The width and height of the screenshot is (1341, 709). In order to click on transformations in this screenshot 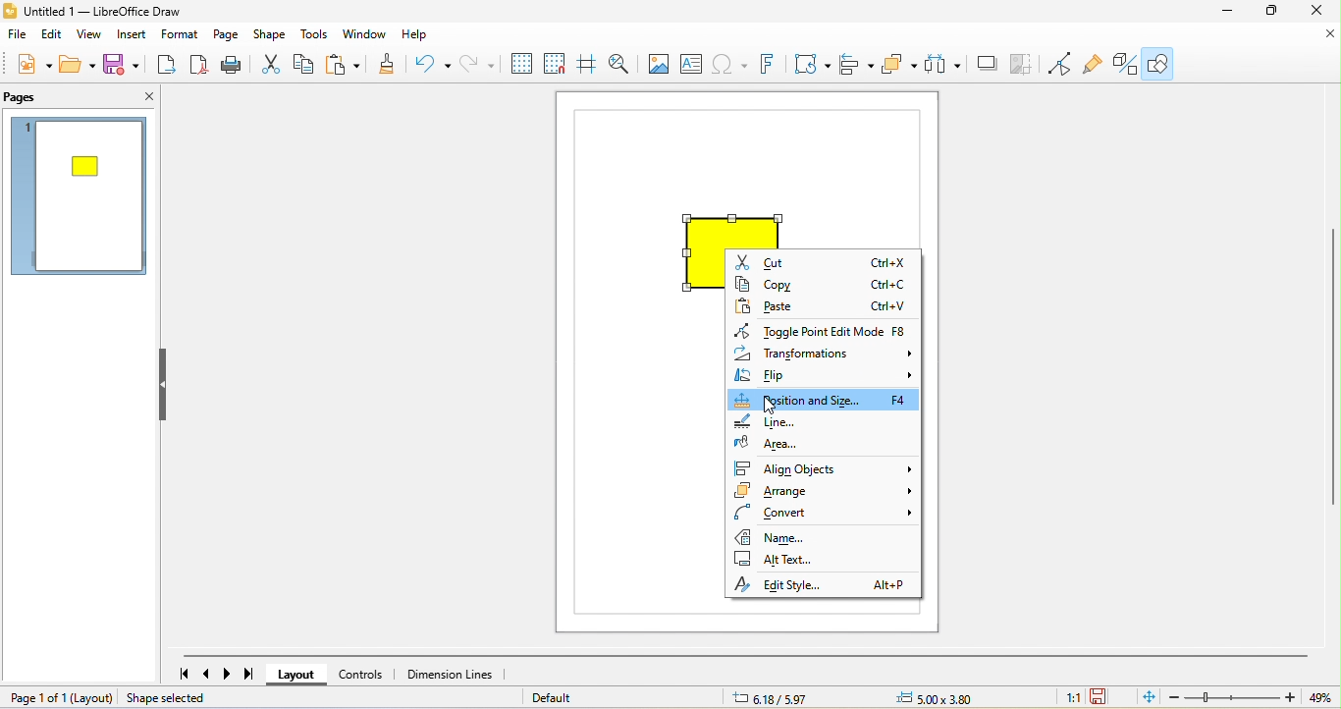, I will do `click(826, 355)`.